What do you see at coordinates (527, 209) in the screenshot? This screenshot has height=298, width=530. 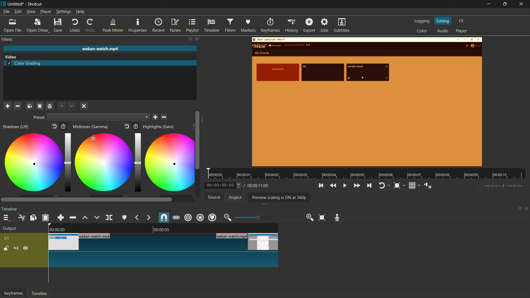 I see `close timeline` at bounding box center [527, 209].